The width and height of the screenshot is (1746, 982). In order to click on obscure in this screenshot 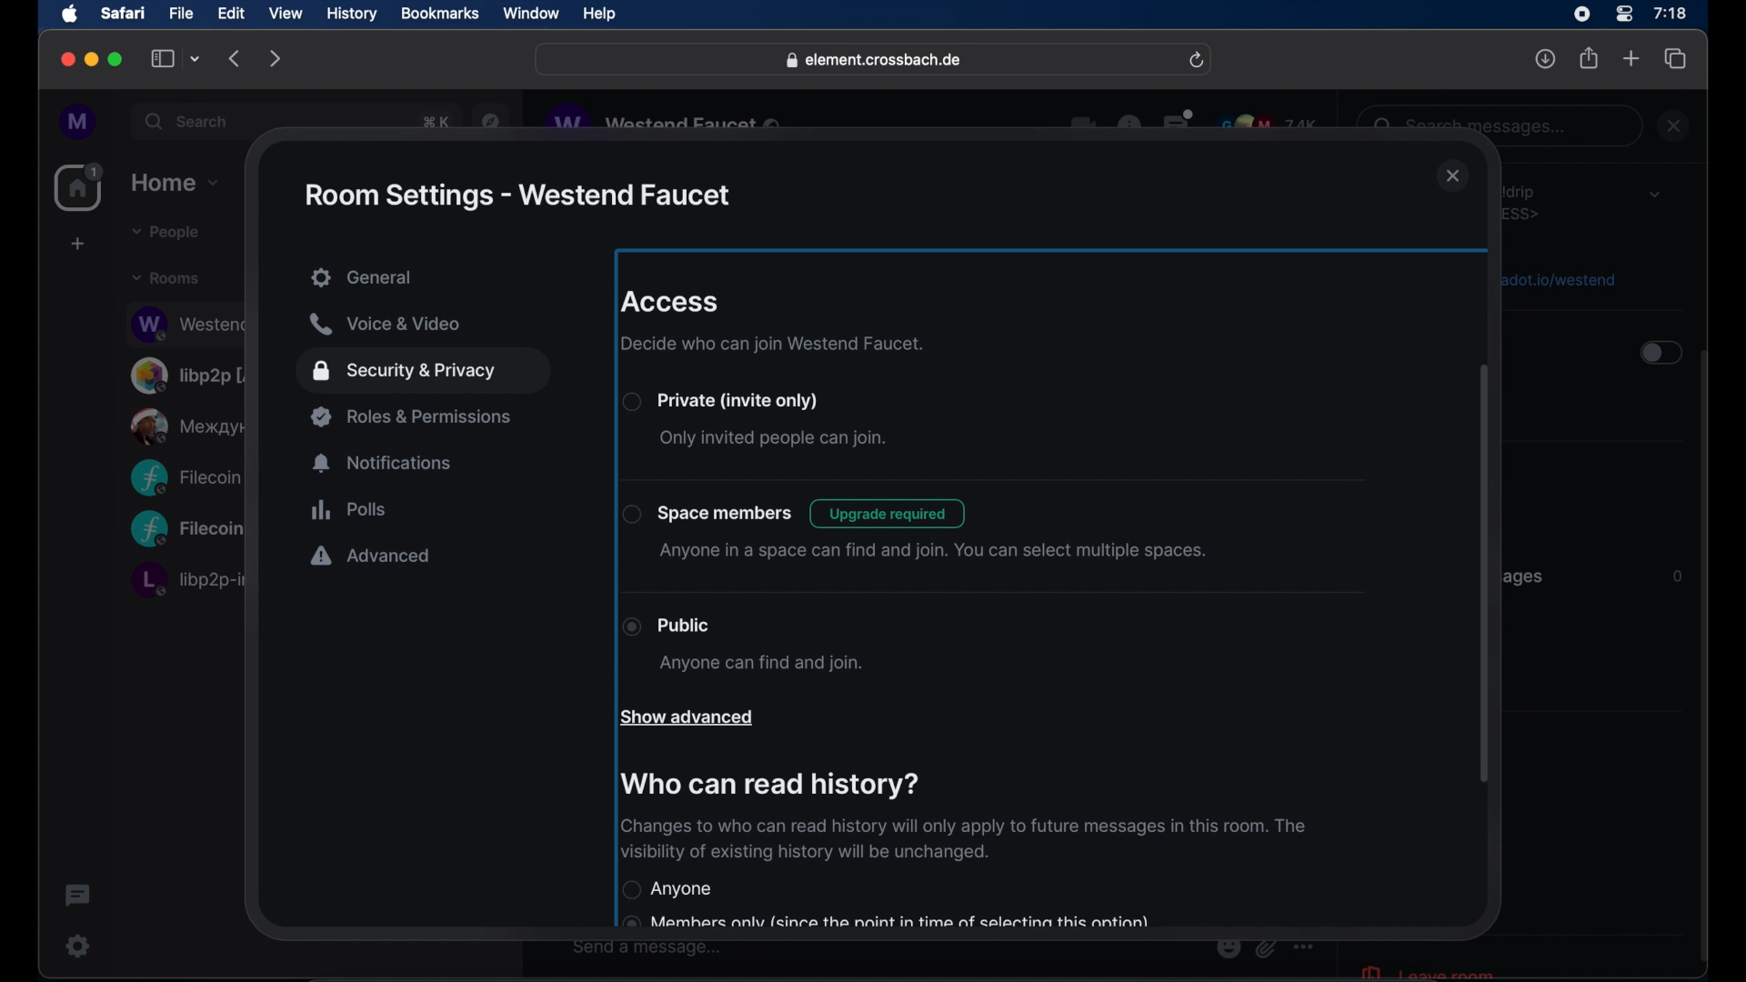, I will do `click(1526, 202)`.